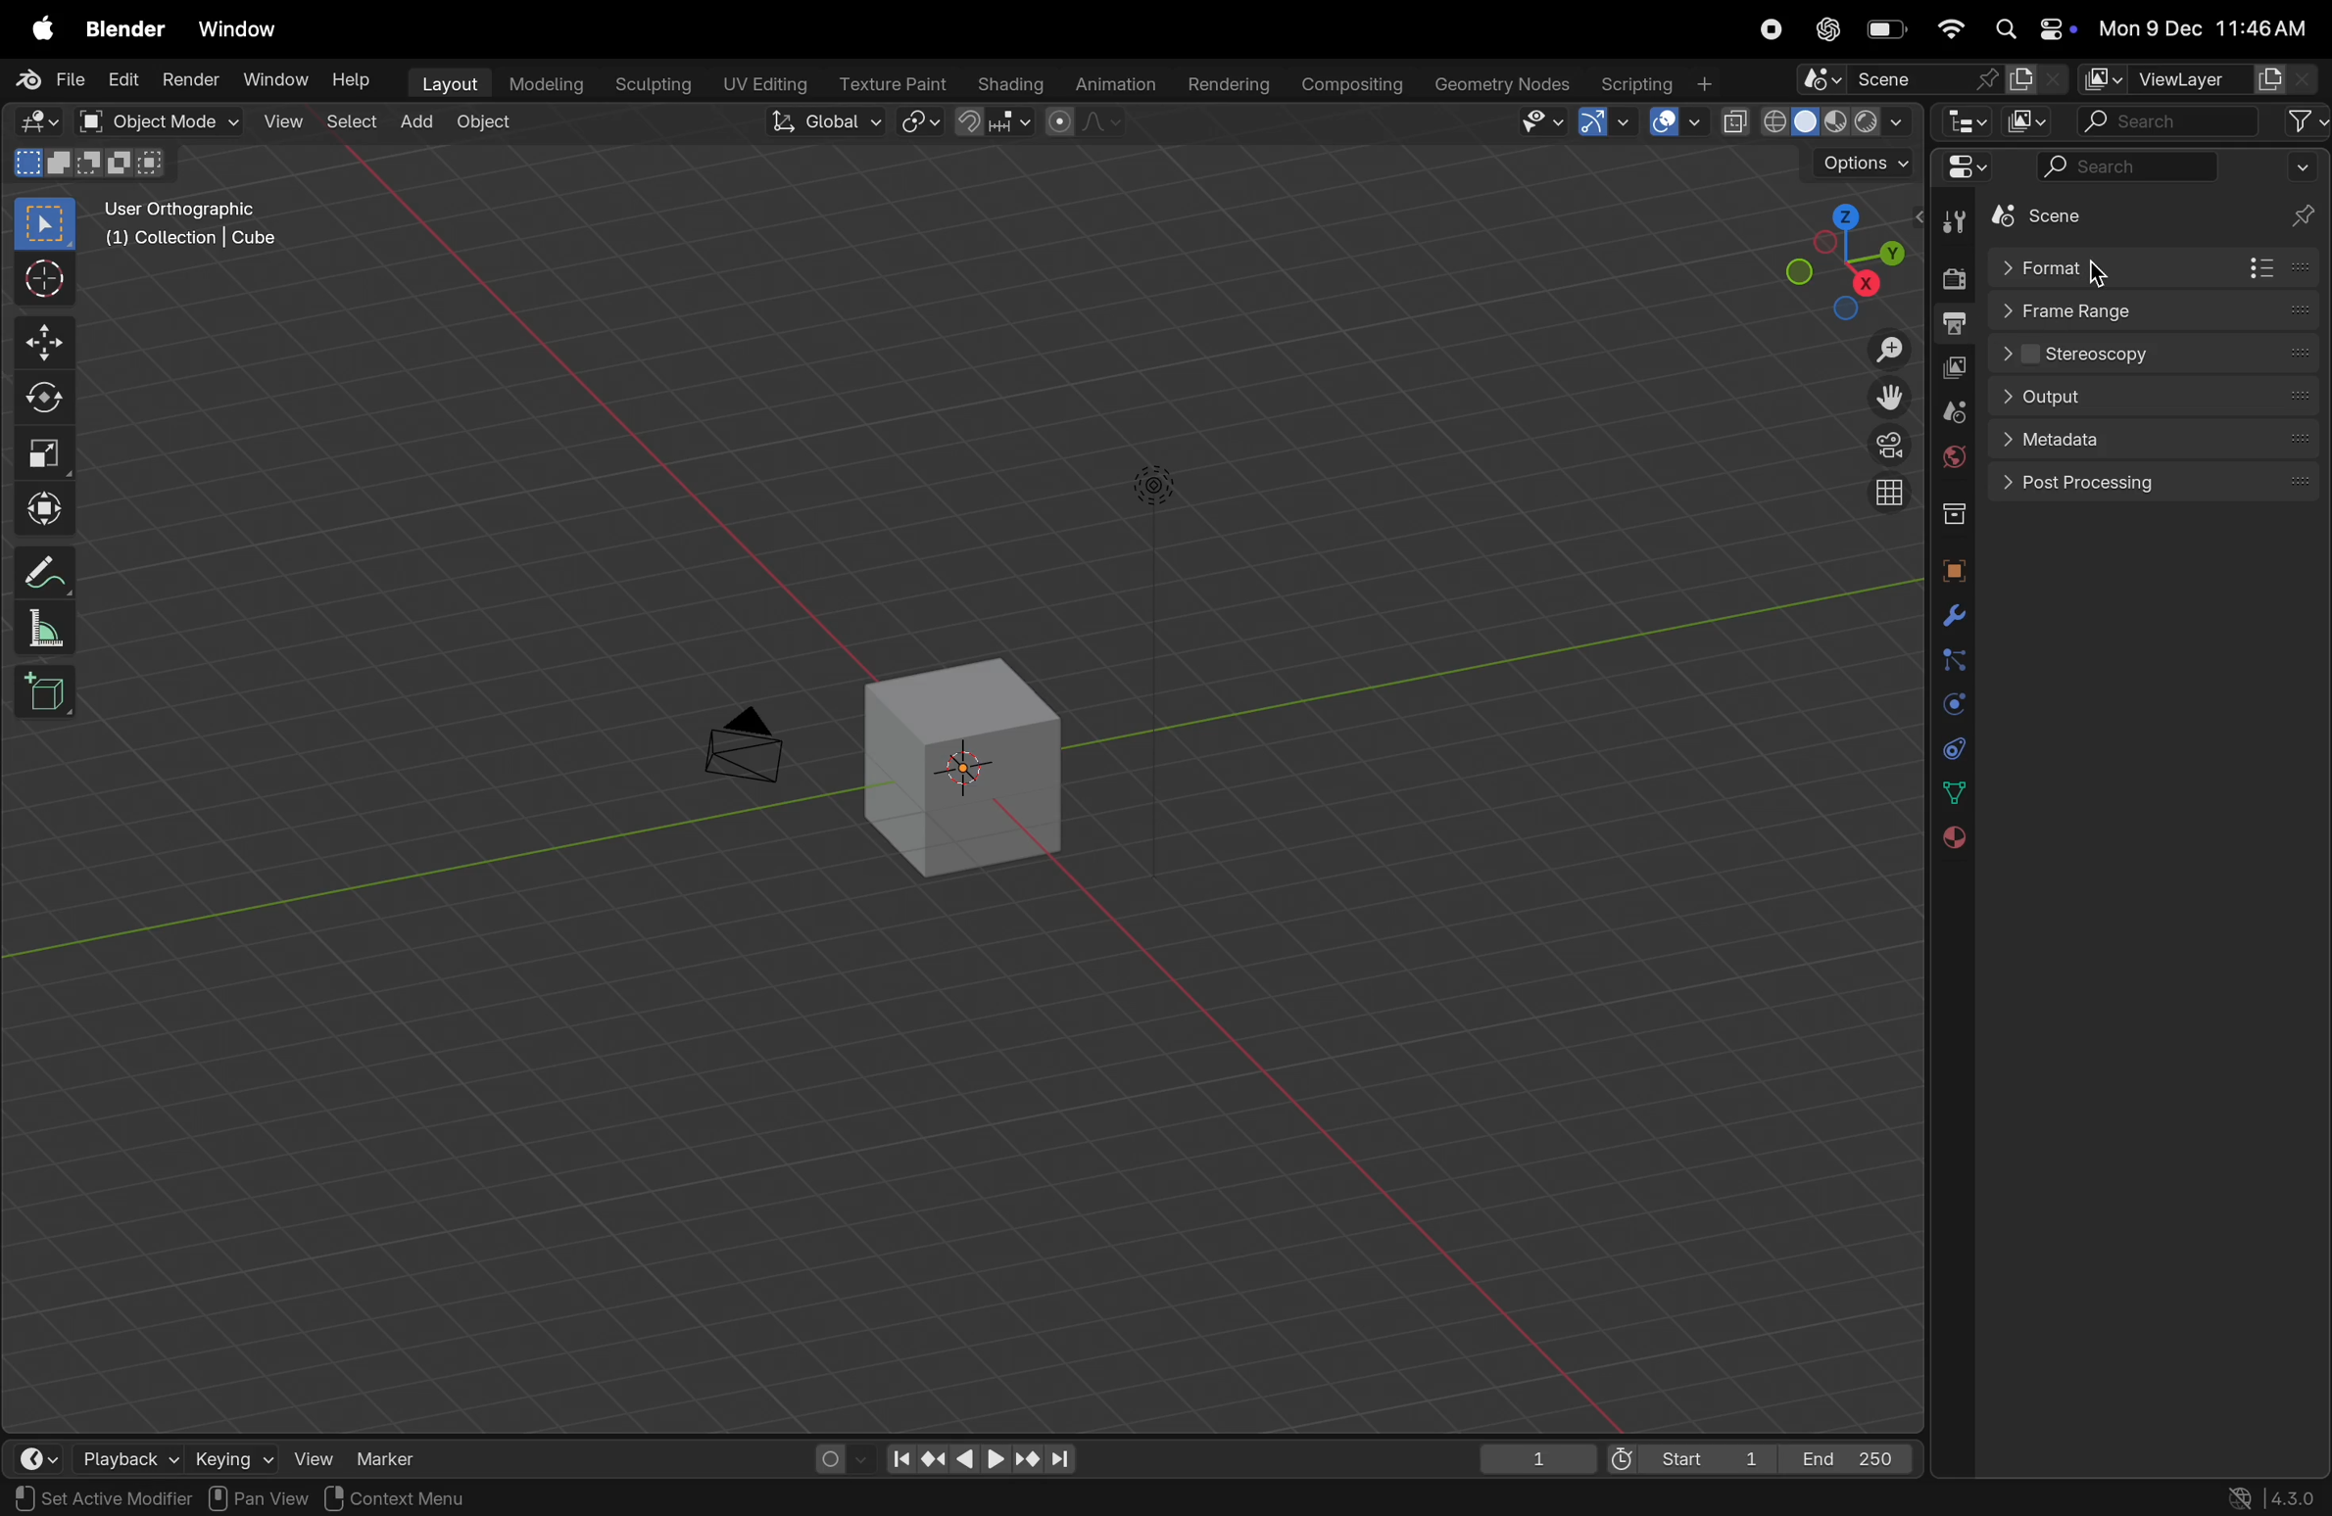 The width and height of the screenshot is (2332, 1516). Describe the element at coordinates (236, 28) in the screenshot. I see `window` at that location.